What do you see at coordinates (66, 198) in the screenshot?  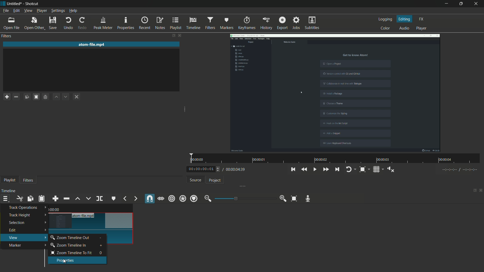 I see `ripple delete` at bounding box center [66, 198].